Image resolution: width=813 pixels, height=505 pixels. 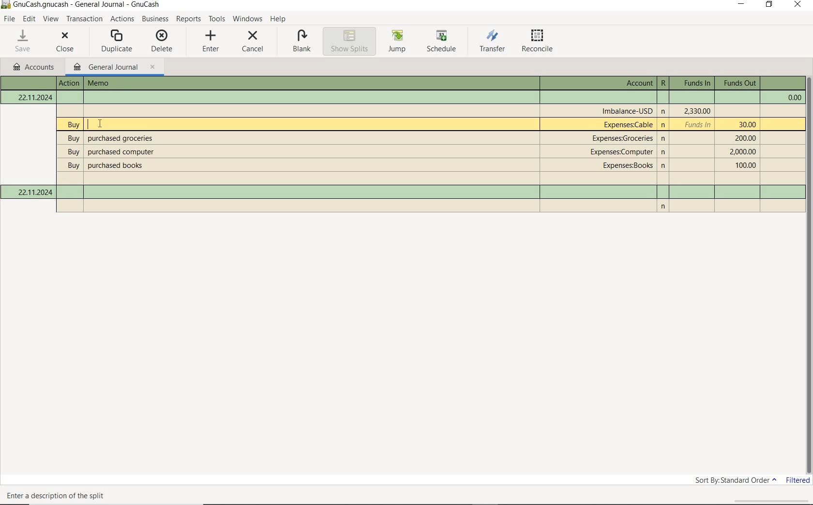 I want to click on show splits, so click(x=349, y=41).